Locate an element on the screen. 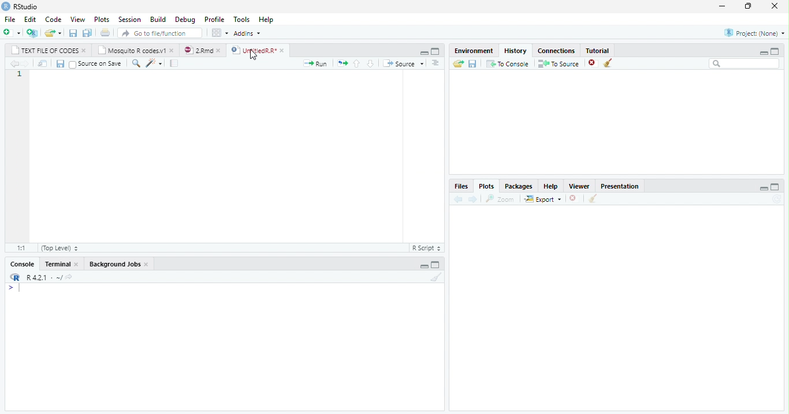 The width and height of the screenshot is (789, 414). presentation is located at coordinates (626, 185).